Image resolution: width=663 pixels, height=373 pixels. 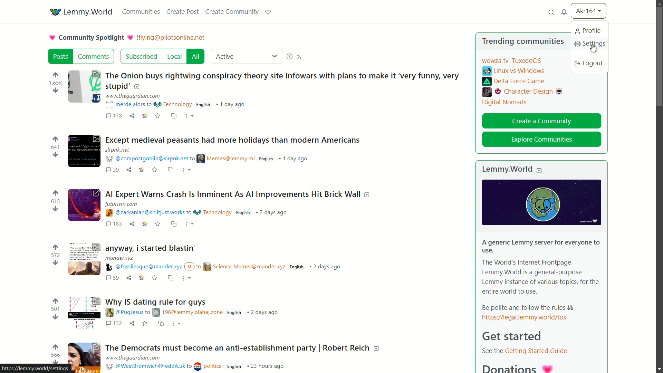 What do you see at coordinates (565, 12) in the screenshot?
I see `unread messages` at bounding box center [565, 12].